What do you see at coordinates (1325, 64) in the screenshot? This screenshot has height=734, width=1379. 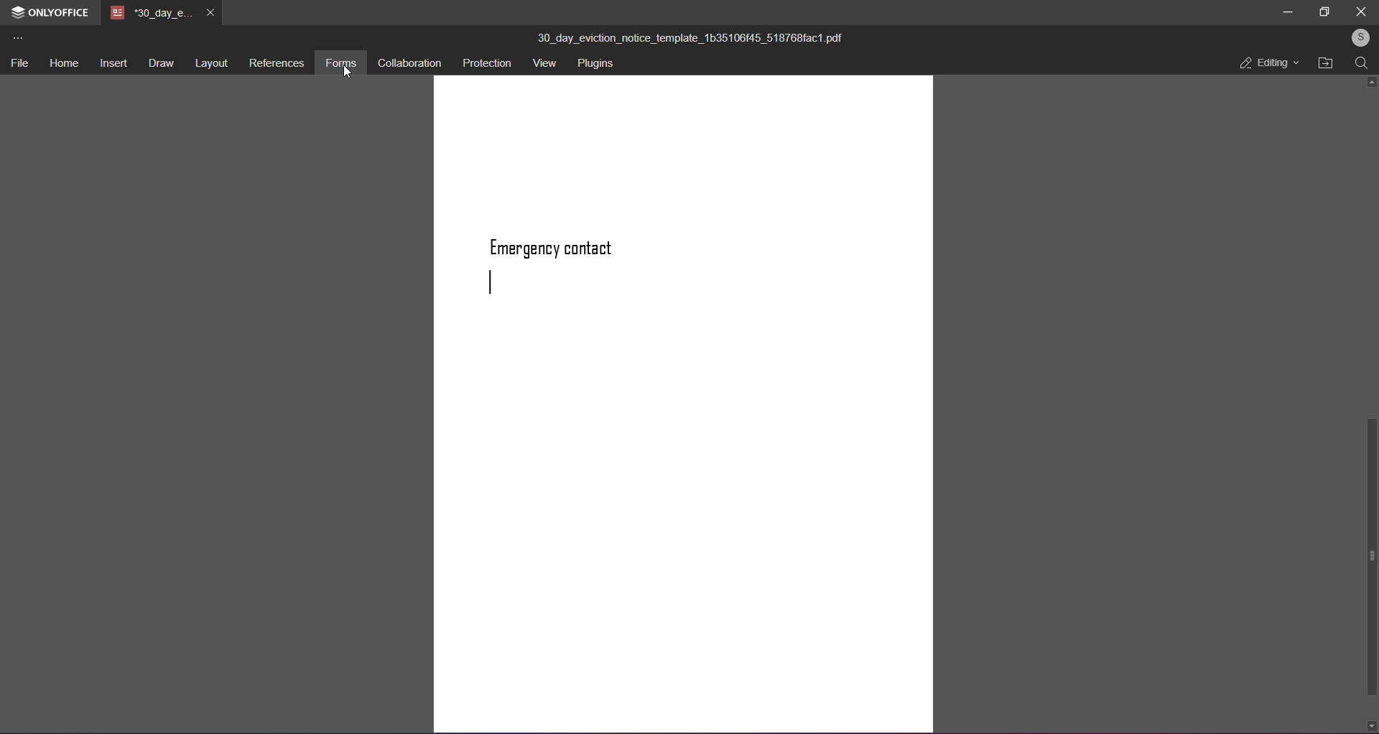 I see `open file location` at bounding box center [1325, 64].